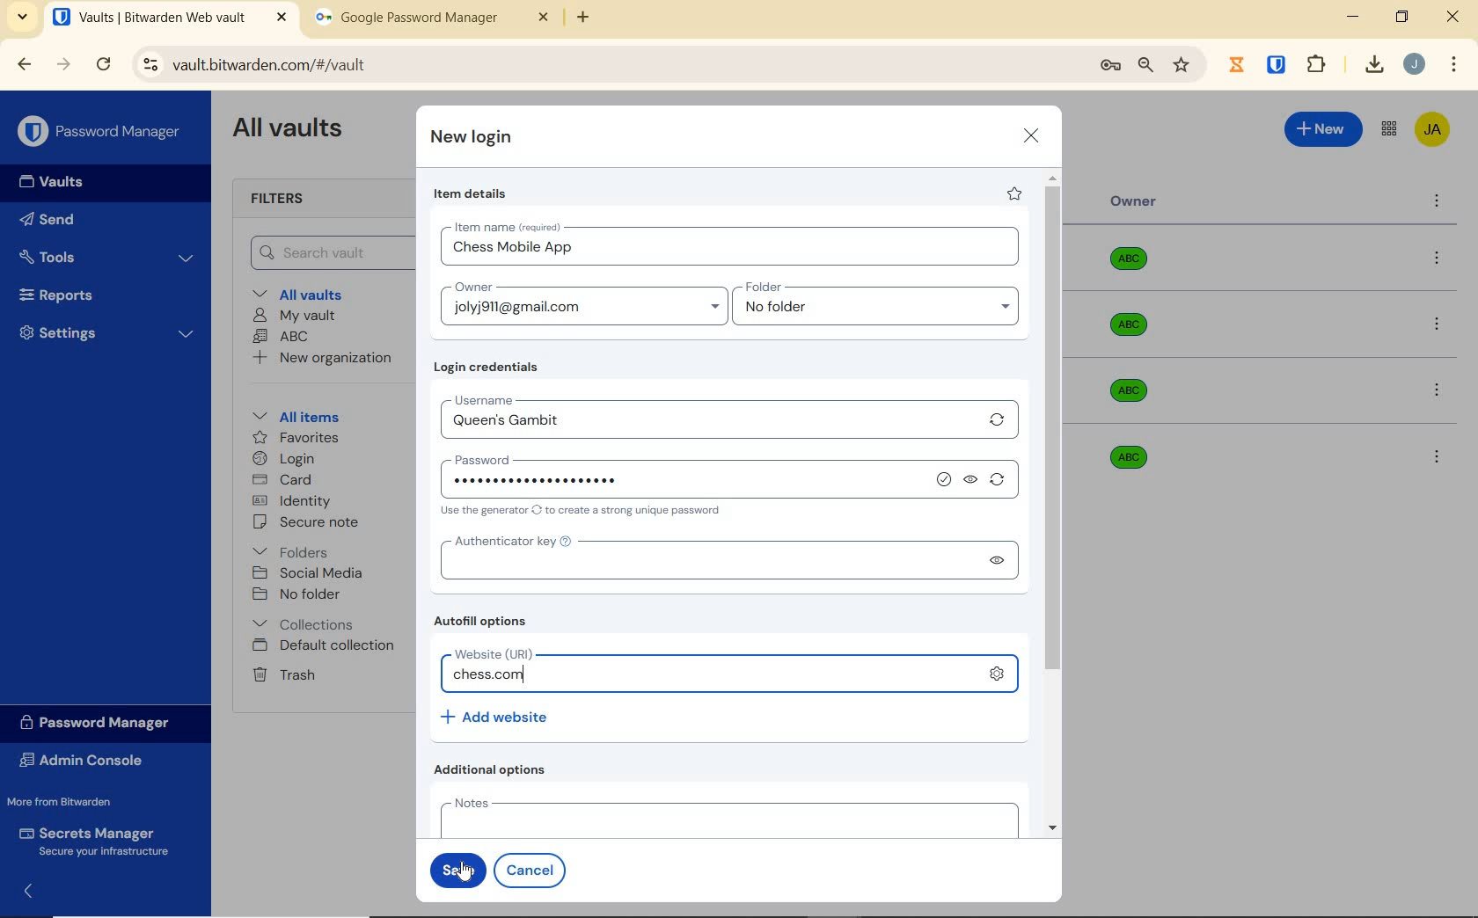 This screenshot has height=918, width=1478. I want to click on close, so click(1032, 135).